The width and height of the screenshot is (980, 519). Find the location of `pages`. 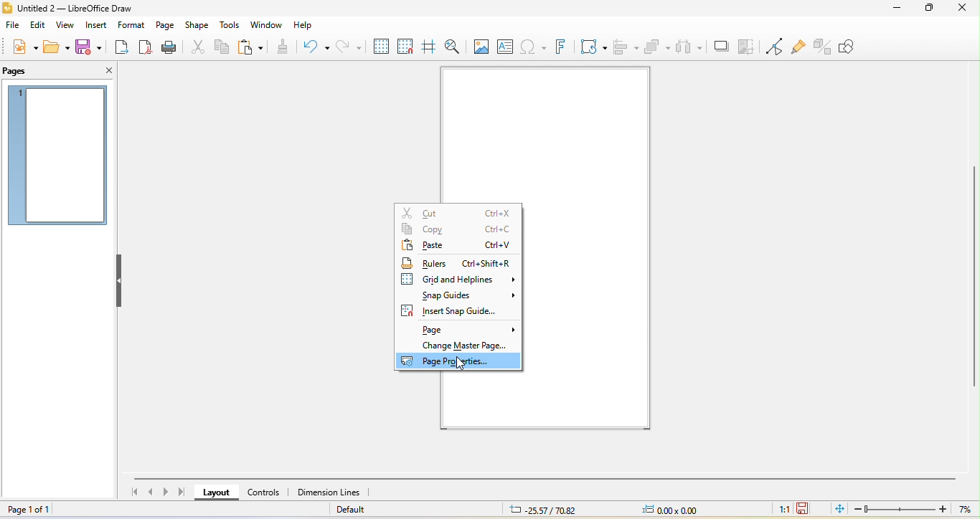

pages is located at coordinates (22, 71).